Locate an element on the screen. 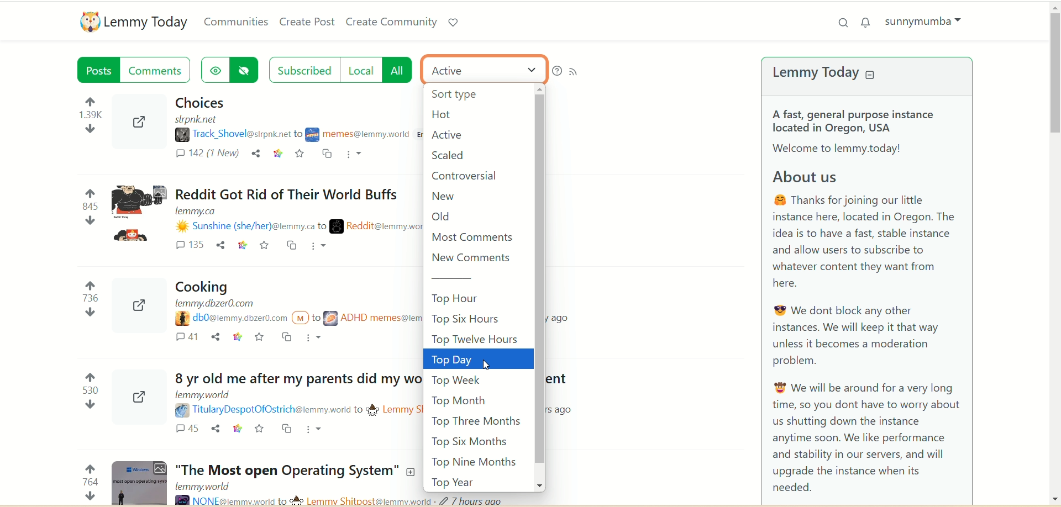 The width and height of the screenshot is (1061, 507). scaled is located at coordinates (448, 155).